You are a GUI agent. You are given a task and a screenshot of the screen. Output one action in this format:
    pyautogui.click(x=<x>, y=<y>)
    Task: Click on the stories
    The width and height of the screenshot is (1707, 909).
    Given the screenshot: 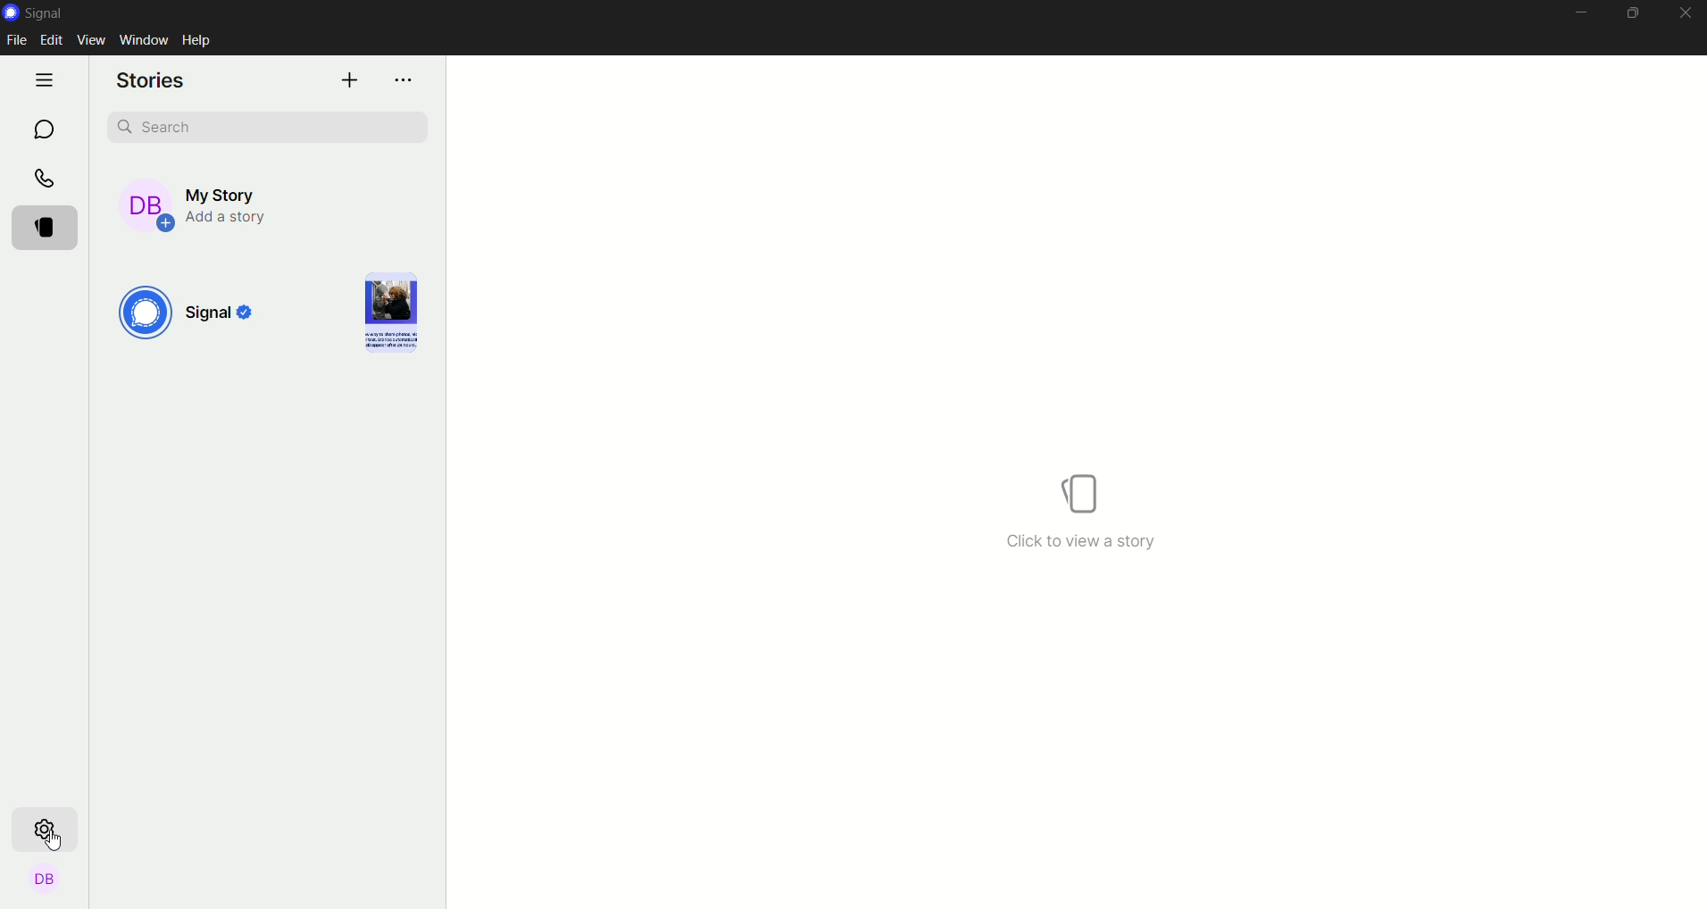 What is the action you would take?
    pyautogui.click(x=50, y=227)
    